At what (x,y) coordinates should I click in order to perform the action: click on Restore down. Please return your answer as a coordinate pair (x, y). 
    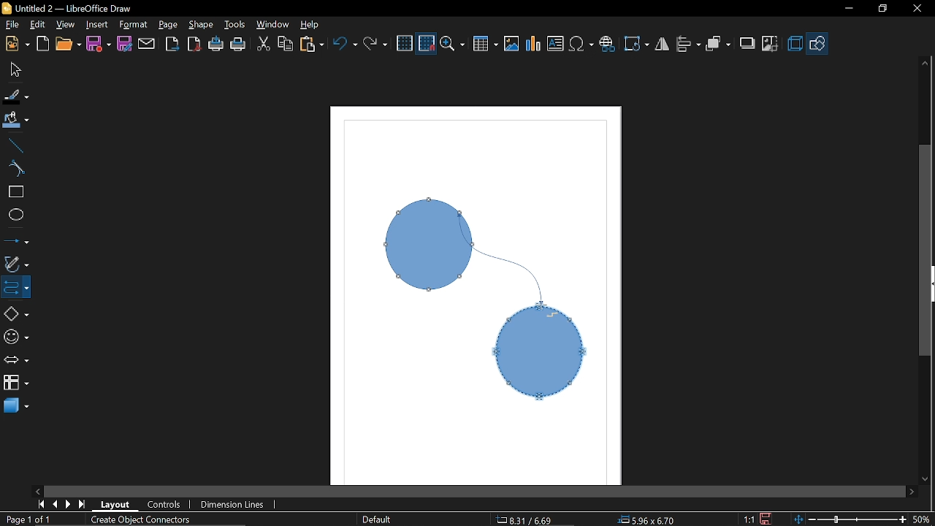
    Looking at the image, I should click on (881, 10).